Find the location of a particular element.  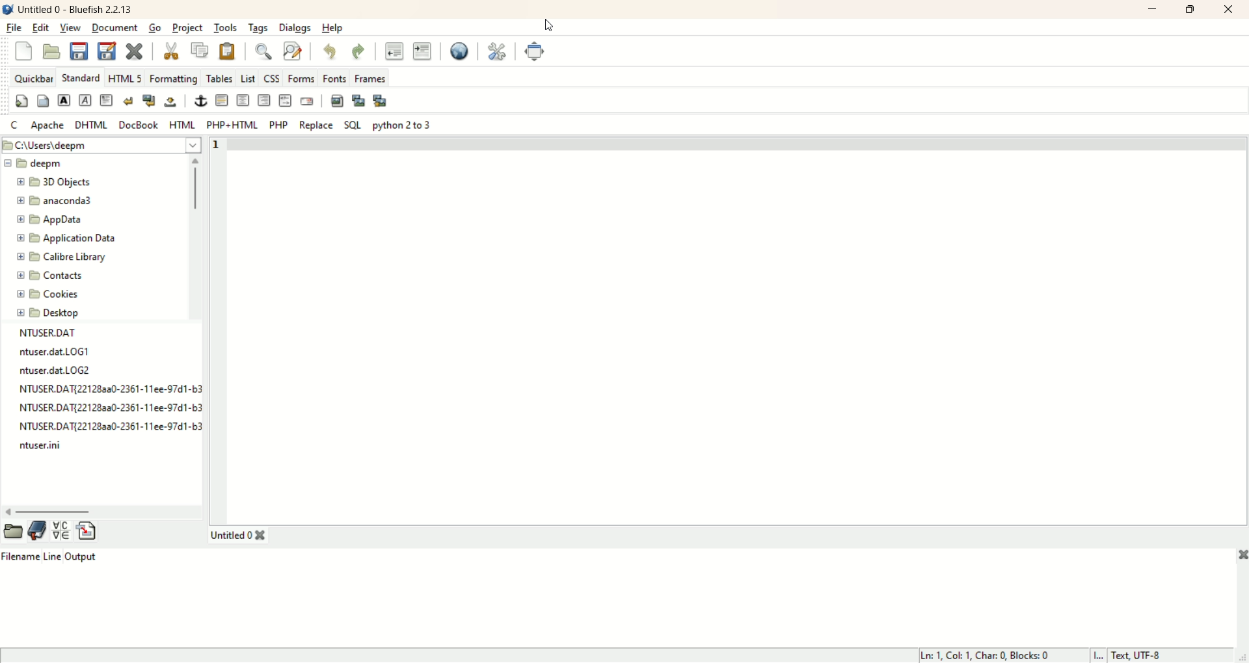

NTUSER.DAT is located at coordinates (46, 331).